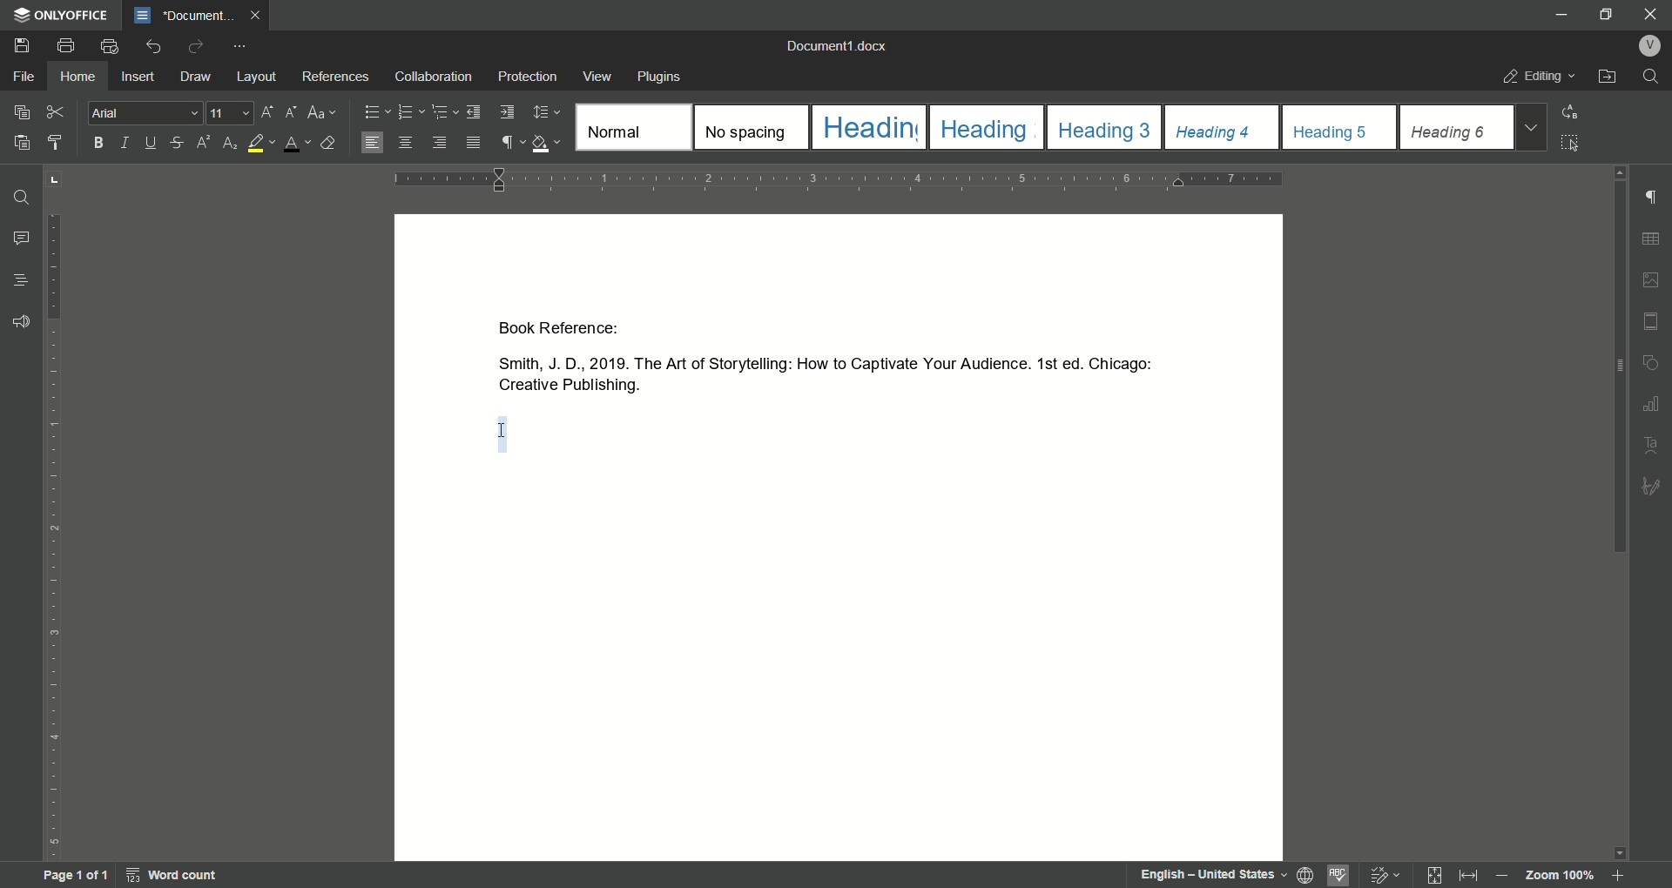 The height and width of the screenshot is (888, 1672). I want to click on font name, so click(147, 113).